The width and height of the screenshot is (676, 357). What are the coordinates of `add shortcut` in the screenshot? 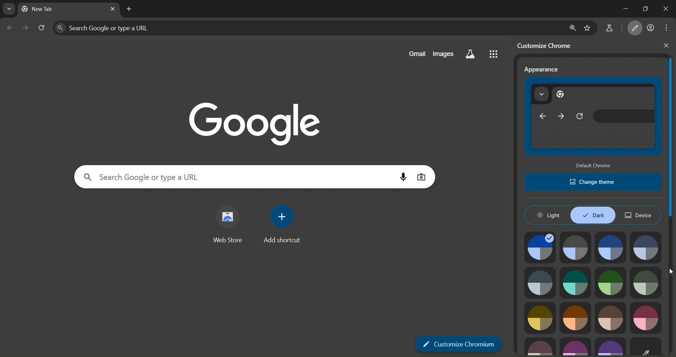 It's located at (285, 226).